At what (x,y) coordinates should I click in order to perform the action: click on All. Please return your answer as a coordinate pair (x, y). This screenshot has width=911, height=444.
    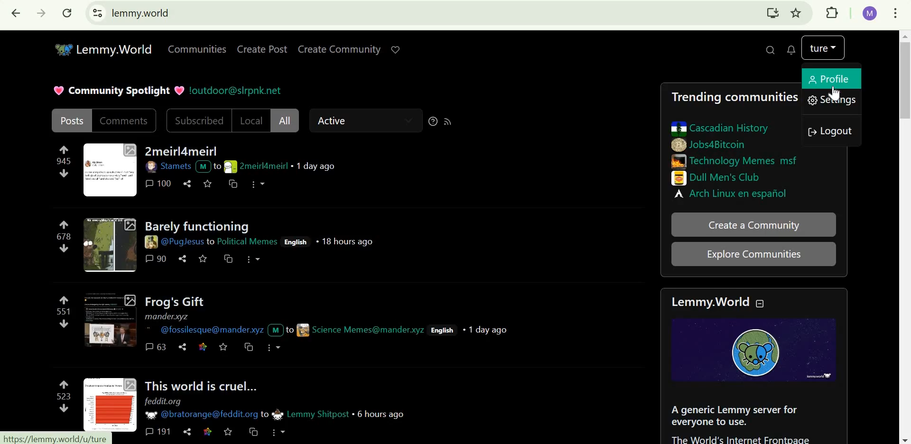
    Looking at the image, I should click on (285, 120).